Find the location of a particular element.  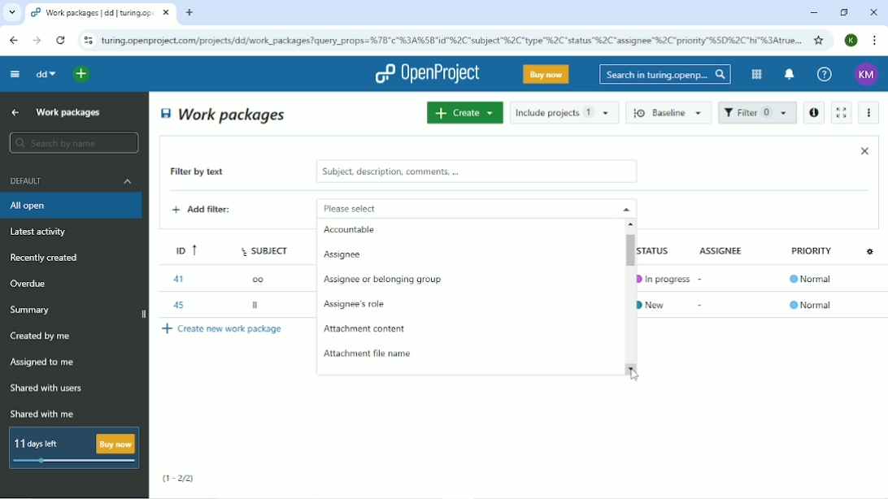

Overdue is located at coordinates (30, 284).